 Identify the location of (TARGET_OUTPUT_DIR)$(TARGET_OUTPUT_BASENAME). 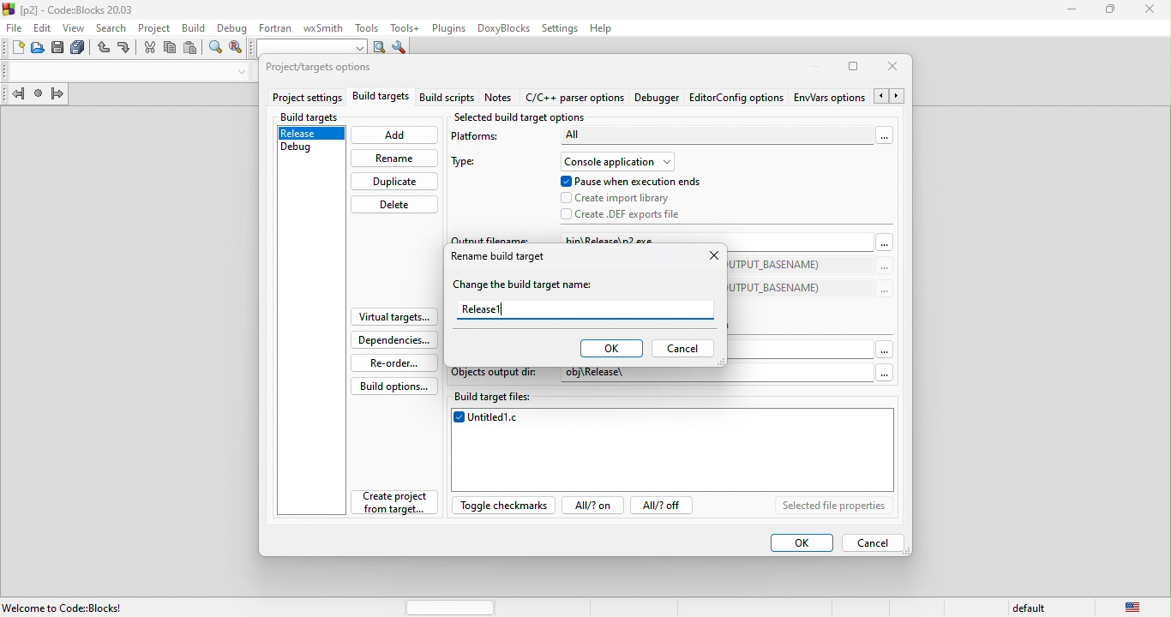
(780, 287).